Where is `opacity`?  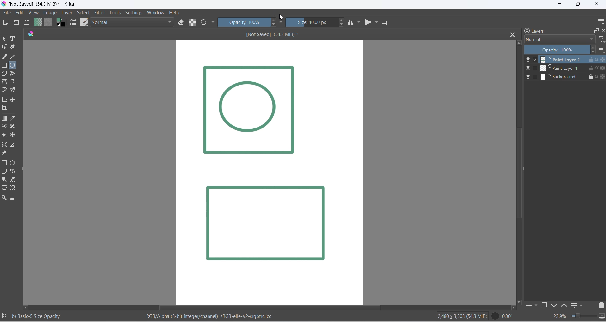
opacity is located at coordinates (242, 22).